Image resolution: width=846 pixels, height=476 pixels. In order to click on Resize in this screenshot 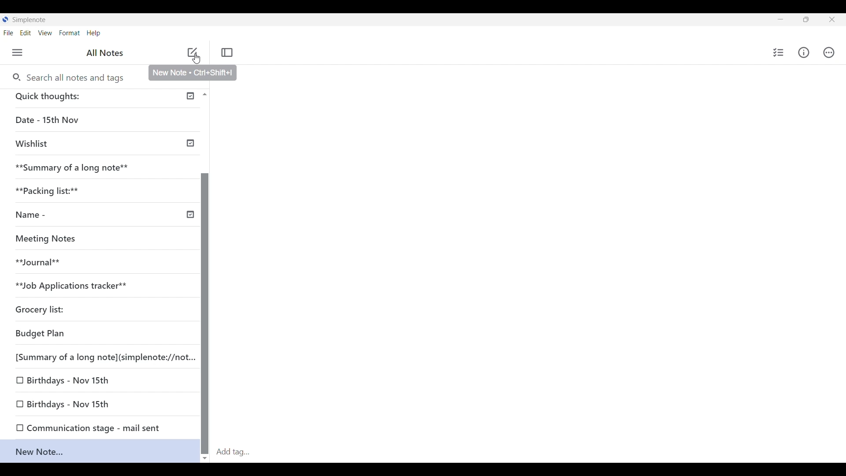, I will do `click(803, 20)`.